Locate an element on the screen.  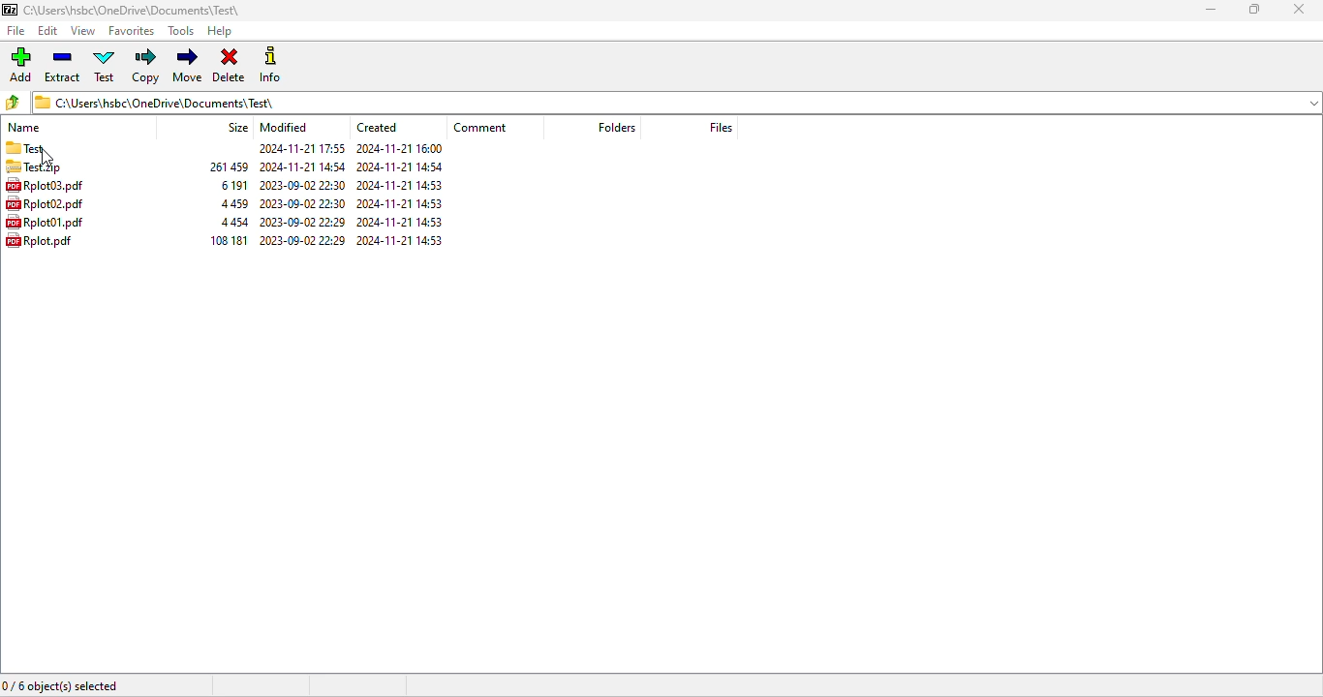
edit is located at coordinates (48, 31).